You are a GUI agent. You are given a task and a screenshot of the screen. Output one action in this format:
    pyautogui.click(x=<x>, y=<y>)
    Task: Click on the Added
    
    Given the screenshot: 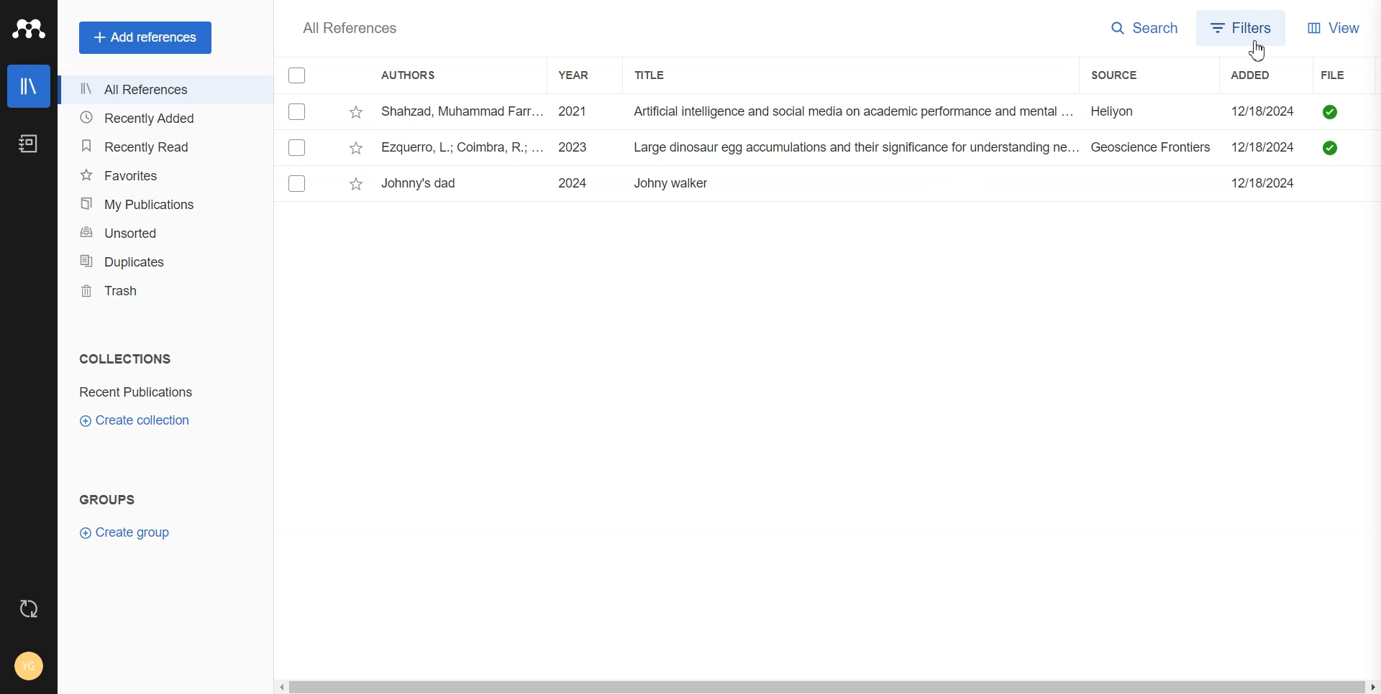 What is the action you would take?
    pyautogui.click(x=1265, y=75)
    